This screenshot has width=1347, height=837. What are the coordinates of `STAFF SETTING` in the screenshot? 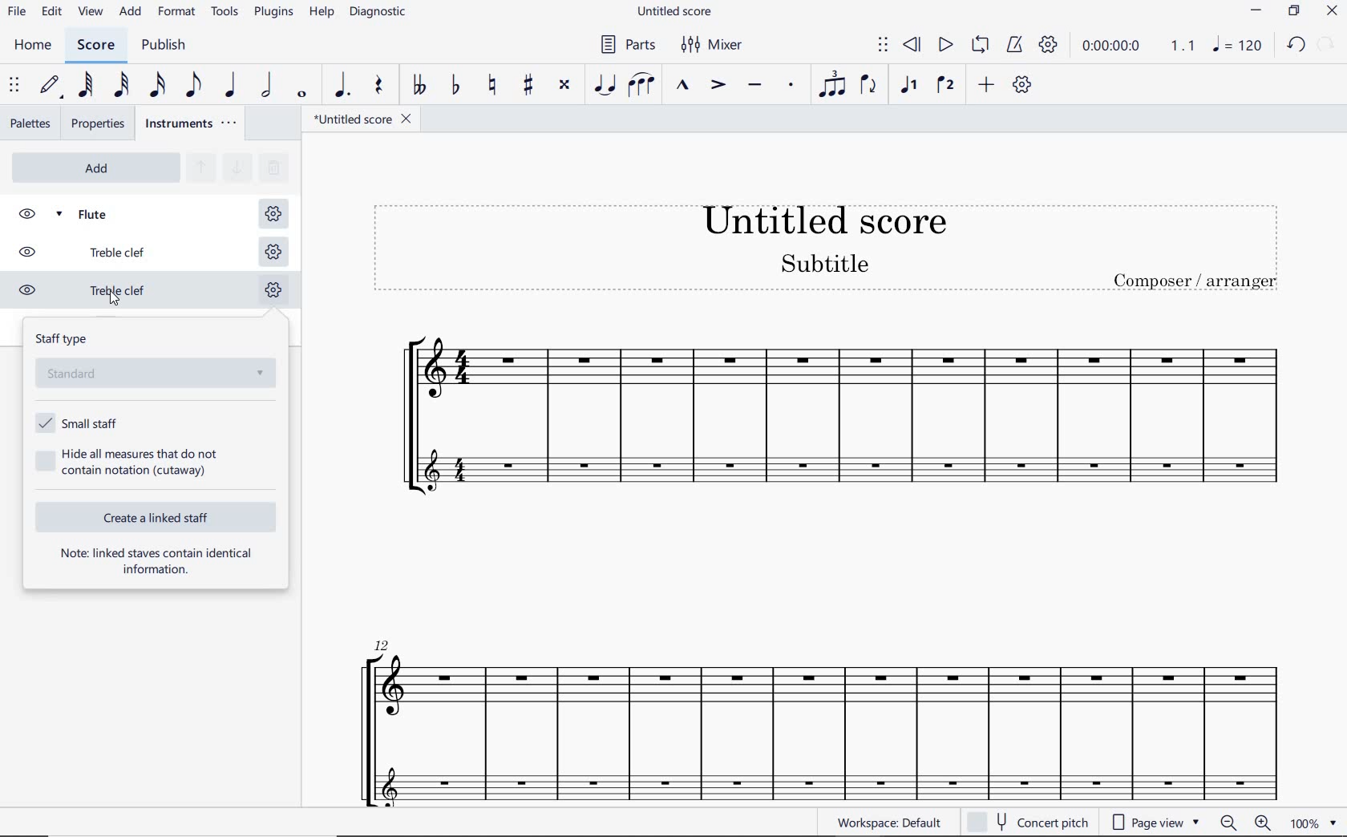 It's located at (272, 214).